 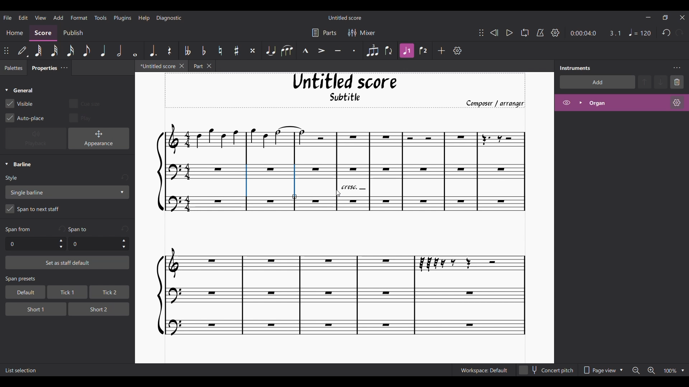 I want to click on Half note, so click(x=120, y=50).